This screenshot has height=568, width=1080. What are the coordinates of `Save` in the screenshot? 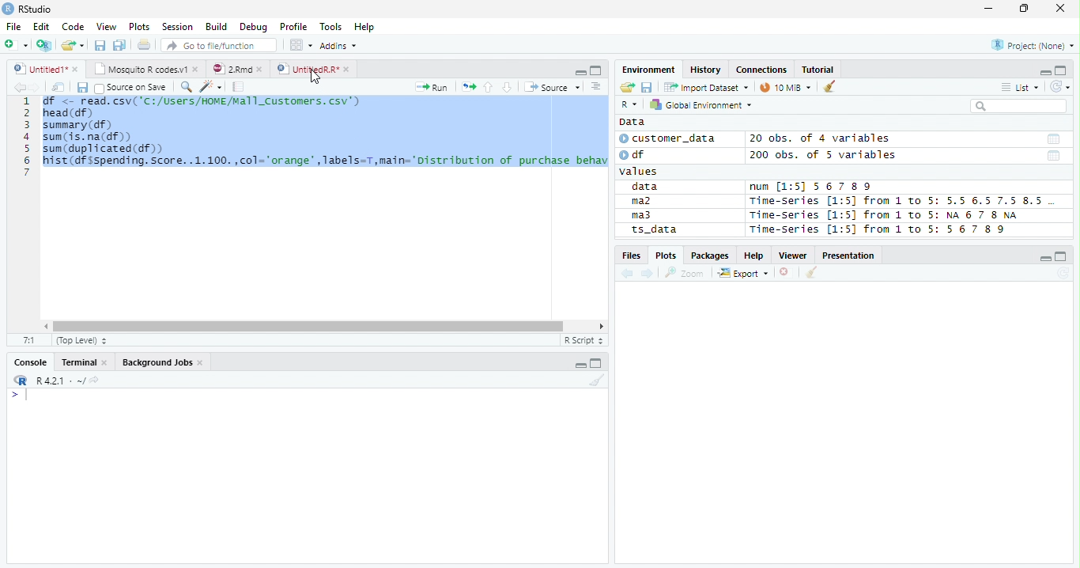 It's located at (100, 44).